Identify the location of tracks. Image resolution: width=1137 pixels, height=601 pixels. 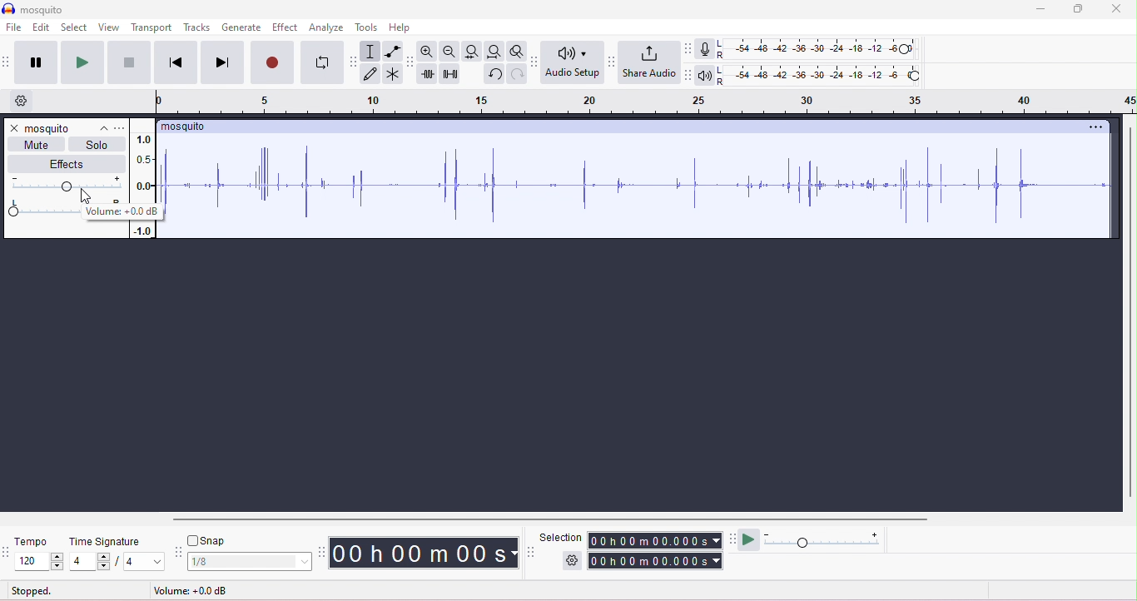
(197, 28).